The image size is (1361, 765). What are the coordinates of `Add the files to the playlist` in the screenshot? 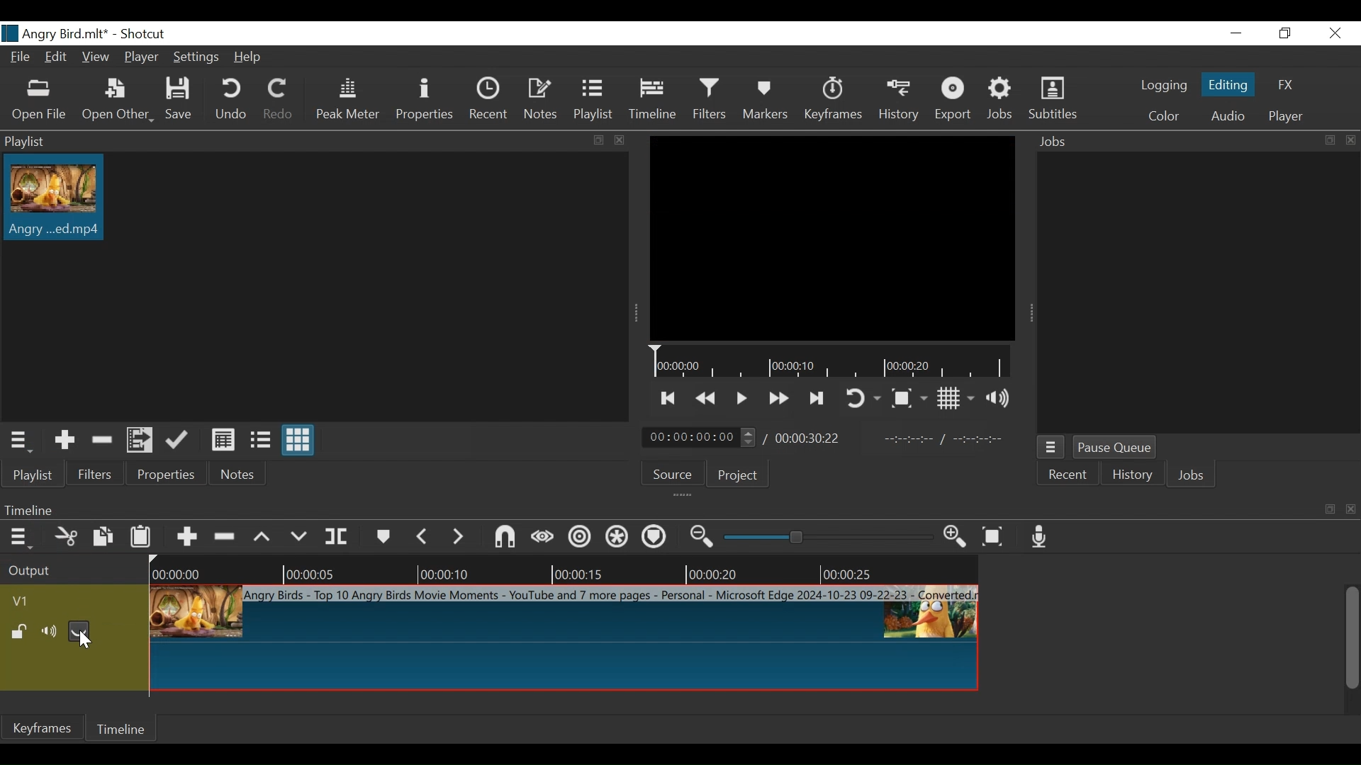 It's located at (139, 439).